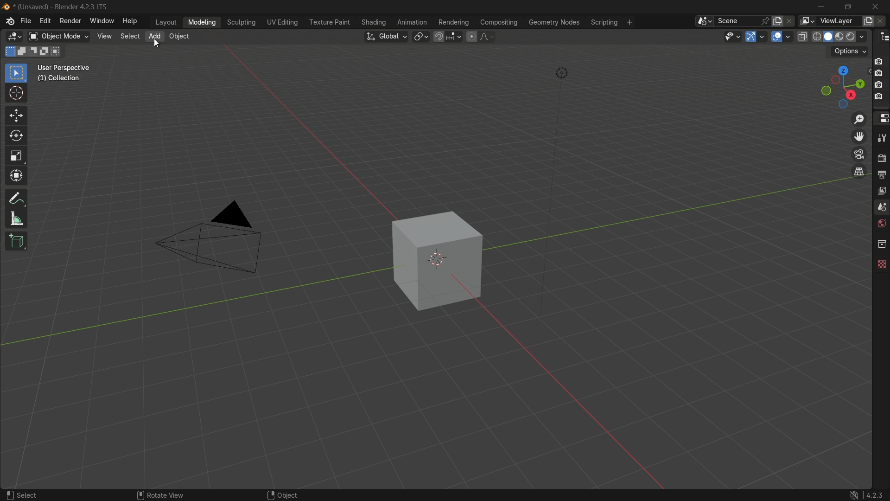 This screenshot has height=501, width=890. Describe the element at coordinates (216, 242) in the screenshot. I see `camera` at that location.